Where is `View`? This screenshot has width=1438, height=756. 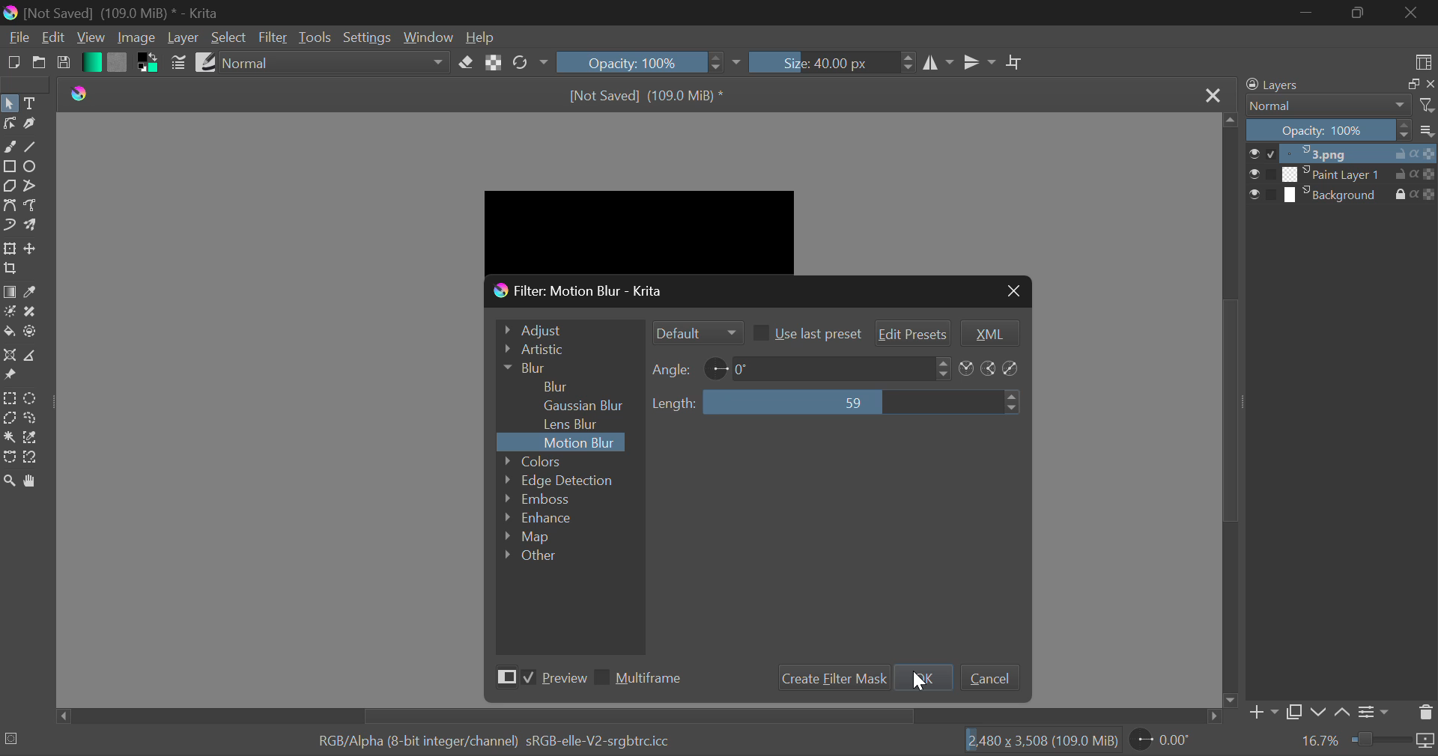
View is located at coordinates (89, 37).